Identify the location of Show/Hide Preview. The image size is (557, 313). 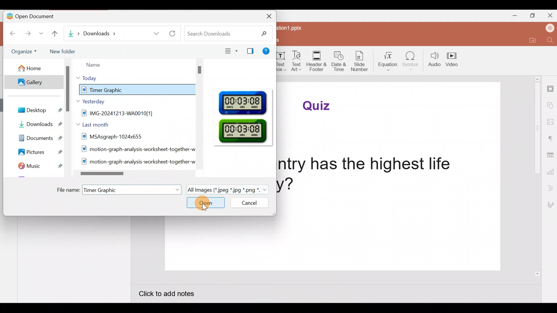
(249, 50).